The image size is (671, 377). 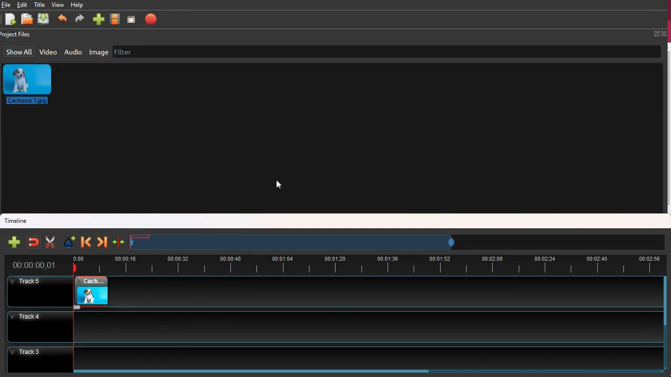 What do you see at coordinates (133, 19) in the screenshot?
I see `screen` at bounding box center [133, 19].